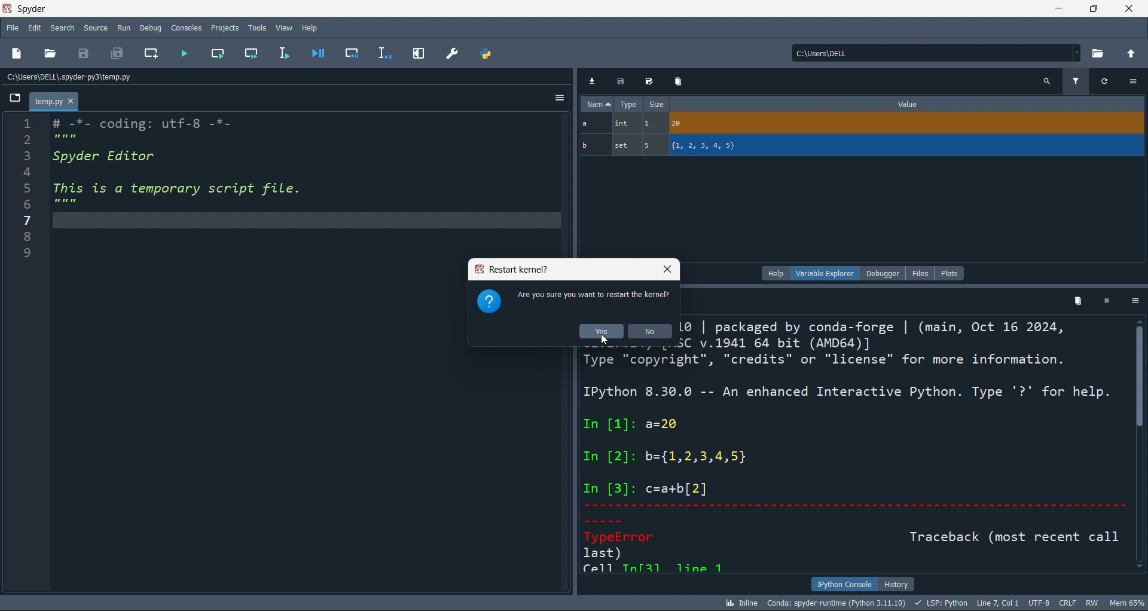 This screenshot has height=611, width=1148. Describe the element at coordinates (1067, 603) in the screenshot. I see `CRLF` at that location.